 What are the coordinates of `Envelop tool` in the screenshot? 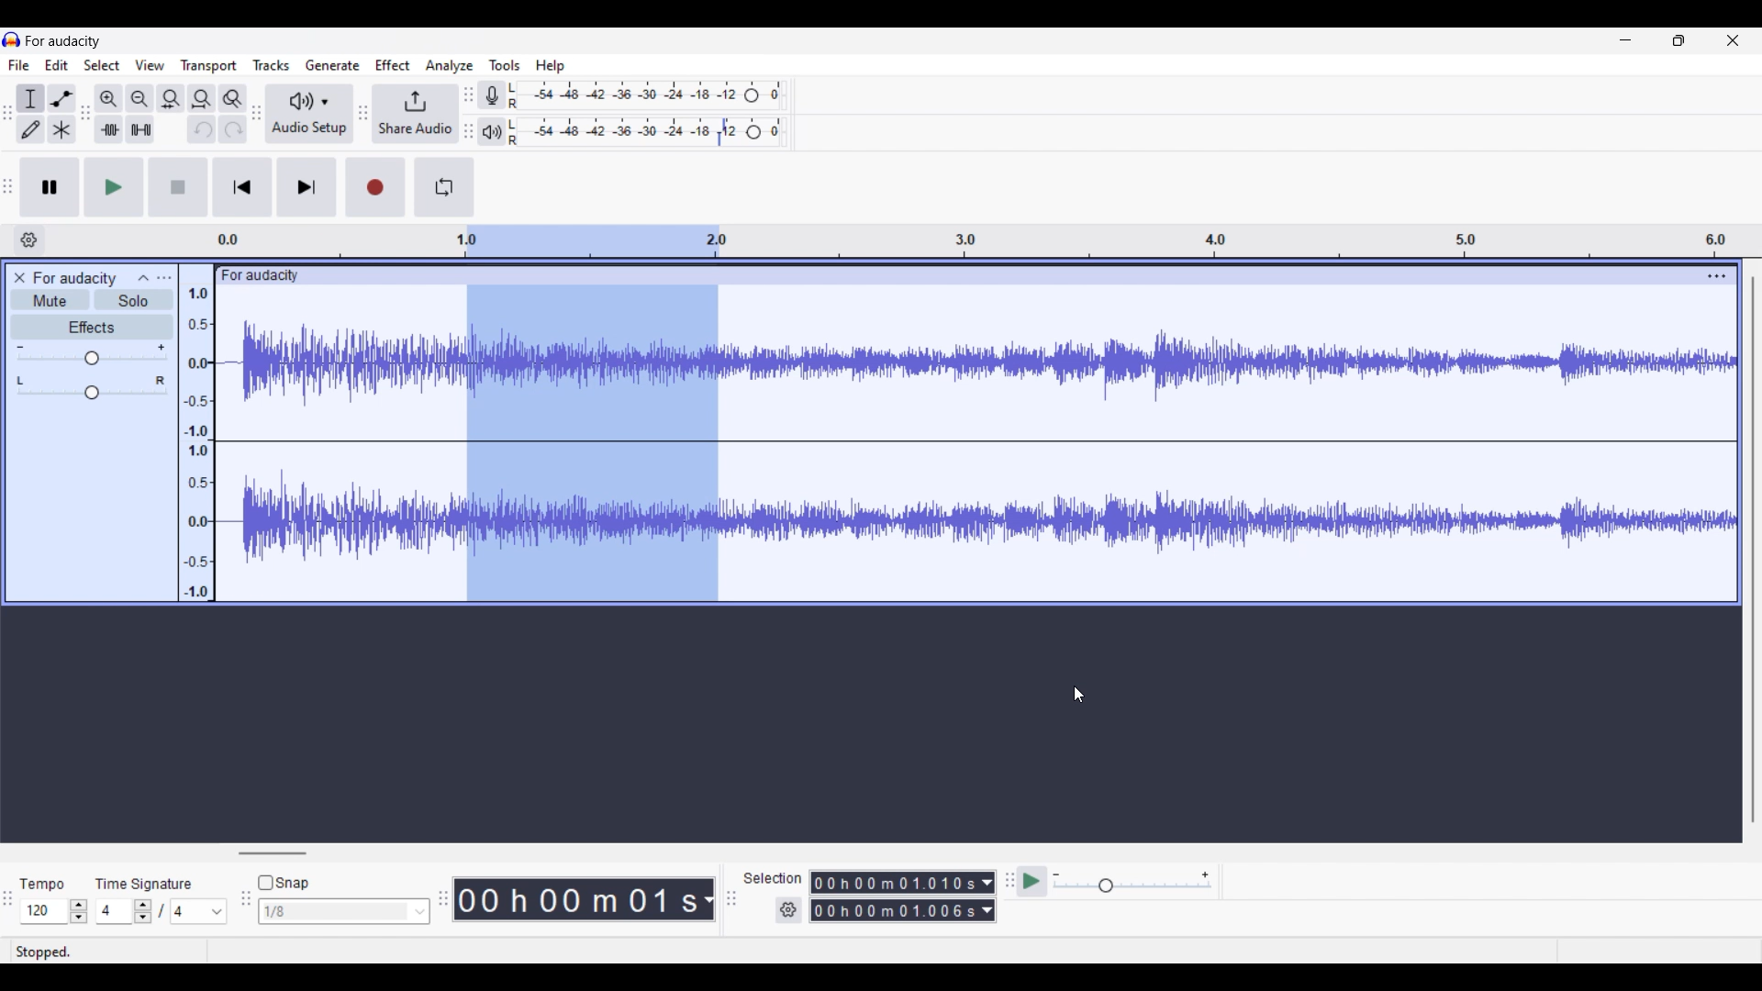 It's located at (62, 99).